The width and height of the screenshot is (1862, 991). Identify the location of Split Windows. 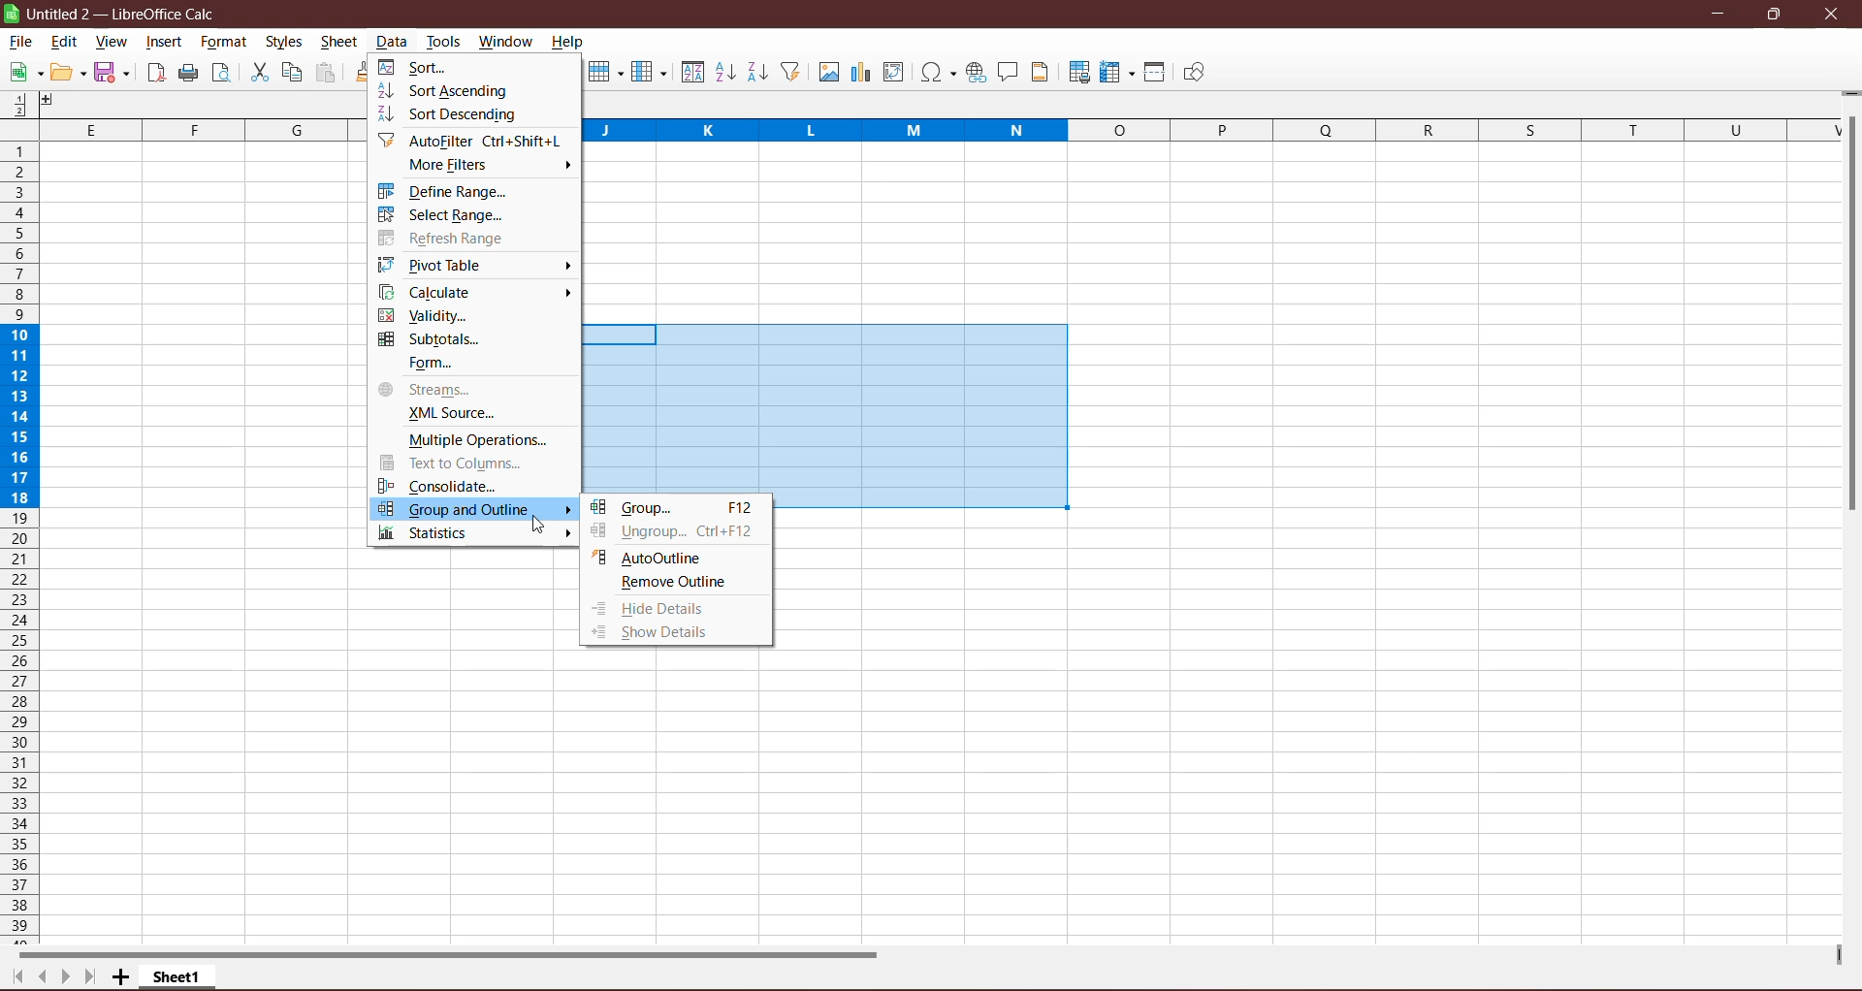
(1155, 72).